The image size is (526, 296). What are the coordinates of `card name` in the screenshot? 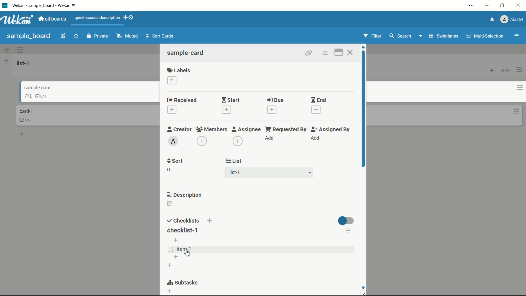 It's located at (26, 111).